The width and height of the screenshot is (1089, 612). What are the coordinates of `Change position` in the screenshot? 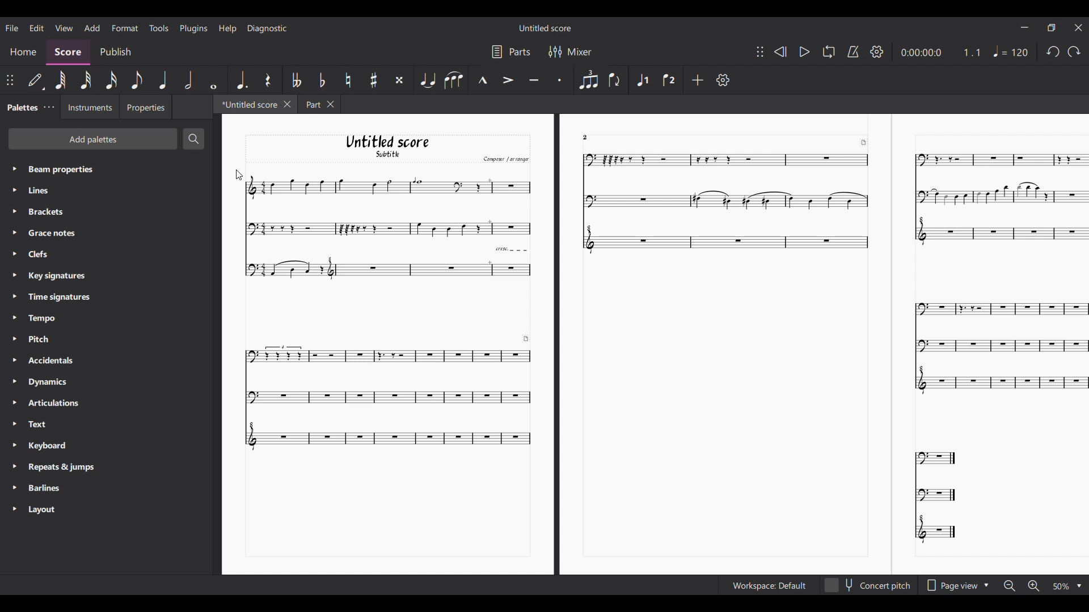 It's located at (10, 80).